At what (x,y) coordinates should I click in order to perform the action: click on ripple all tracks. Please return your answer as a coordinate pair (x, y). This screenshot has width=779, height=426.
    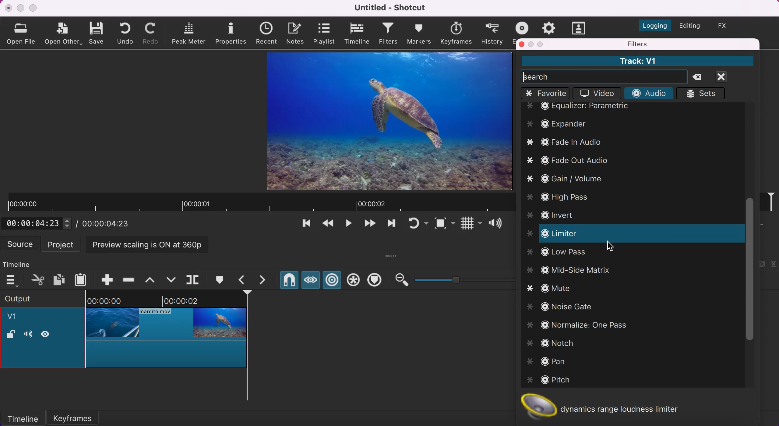
    Looking at the image, I should click on (354, 281).